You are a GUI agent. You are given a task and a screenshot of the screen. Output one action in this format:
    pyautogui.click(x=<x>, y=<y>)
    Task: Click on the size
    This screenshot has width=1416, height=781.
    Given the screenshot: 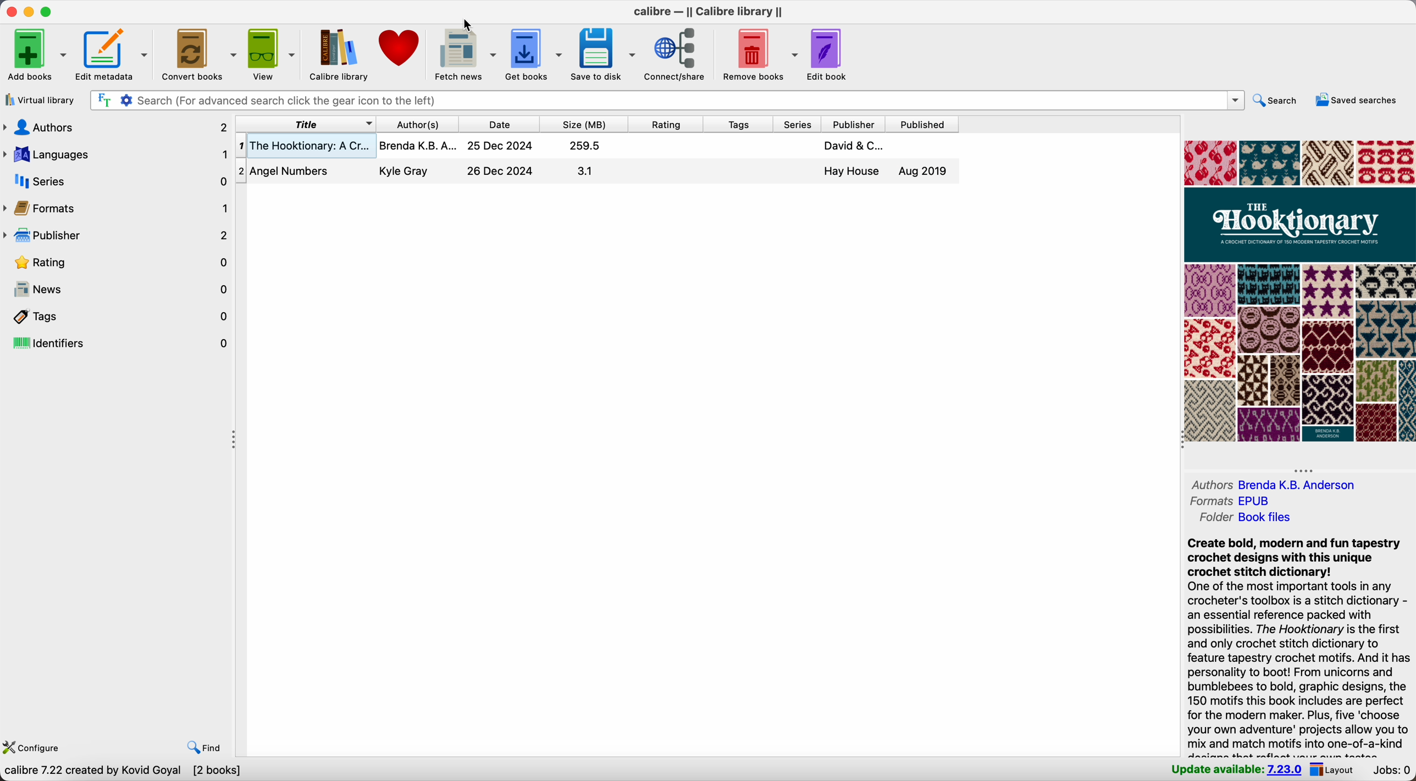 What is the action you would take?
    pyautogui.click(x=585, y=125)
    